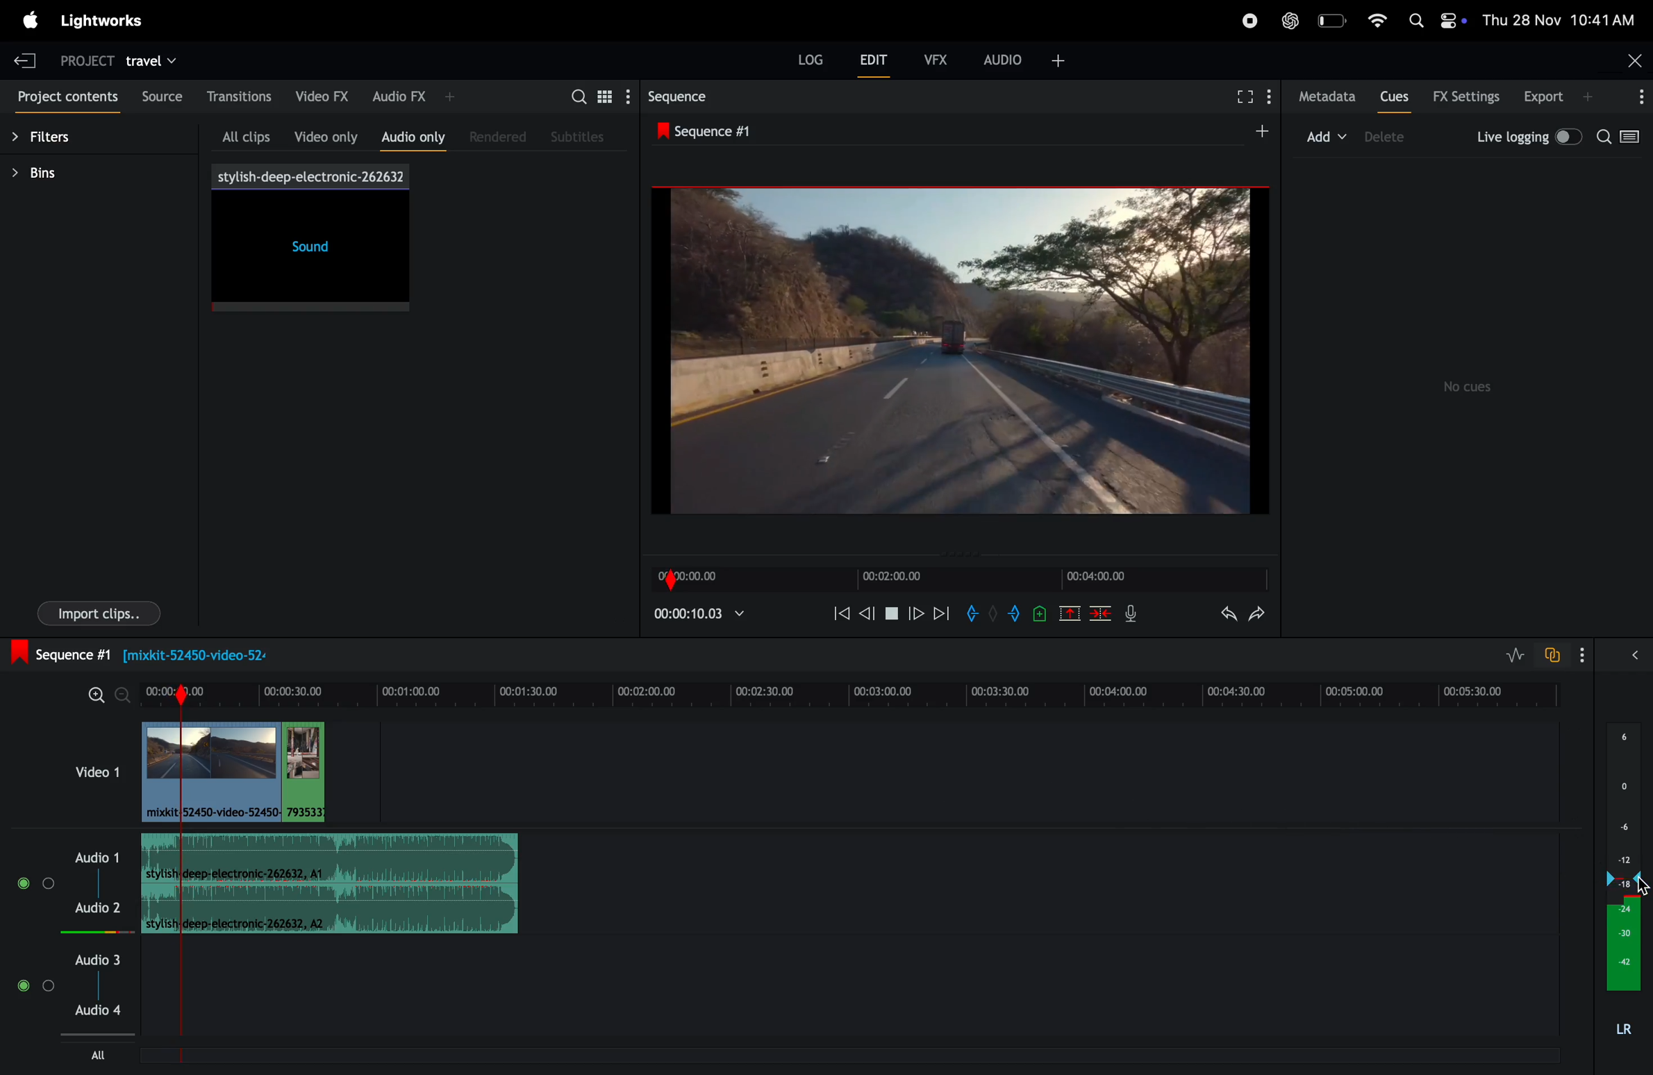 This screenshot has height=1075, width=1653. Describe the element at coordinates (89, 776) in the screenshot. I see `video 1` at that location.